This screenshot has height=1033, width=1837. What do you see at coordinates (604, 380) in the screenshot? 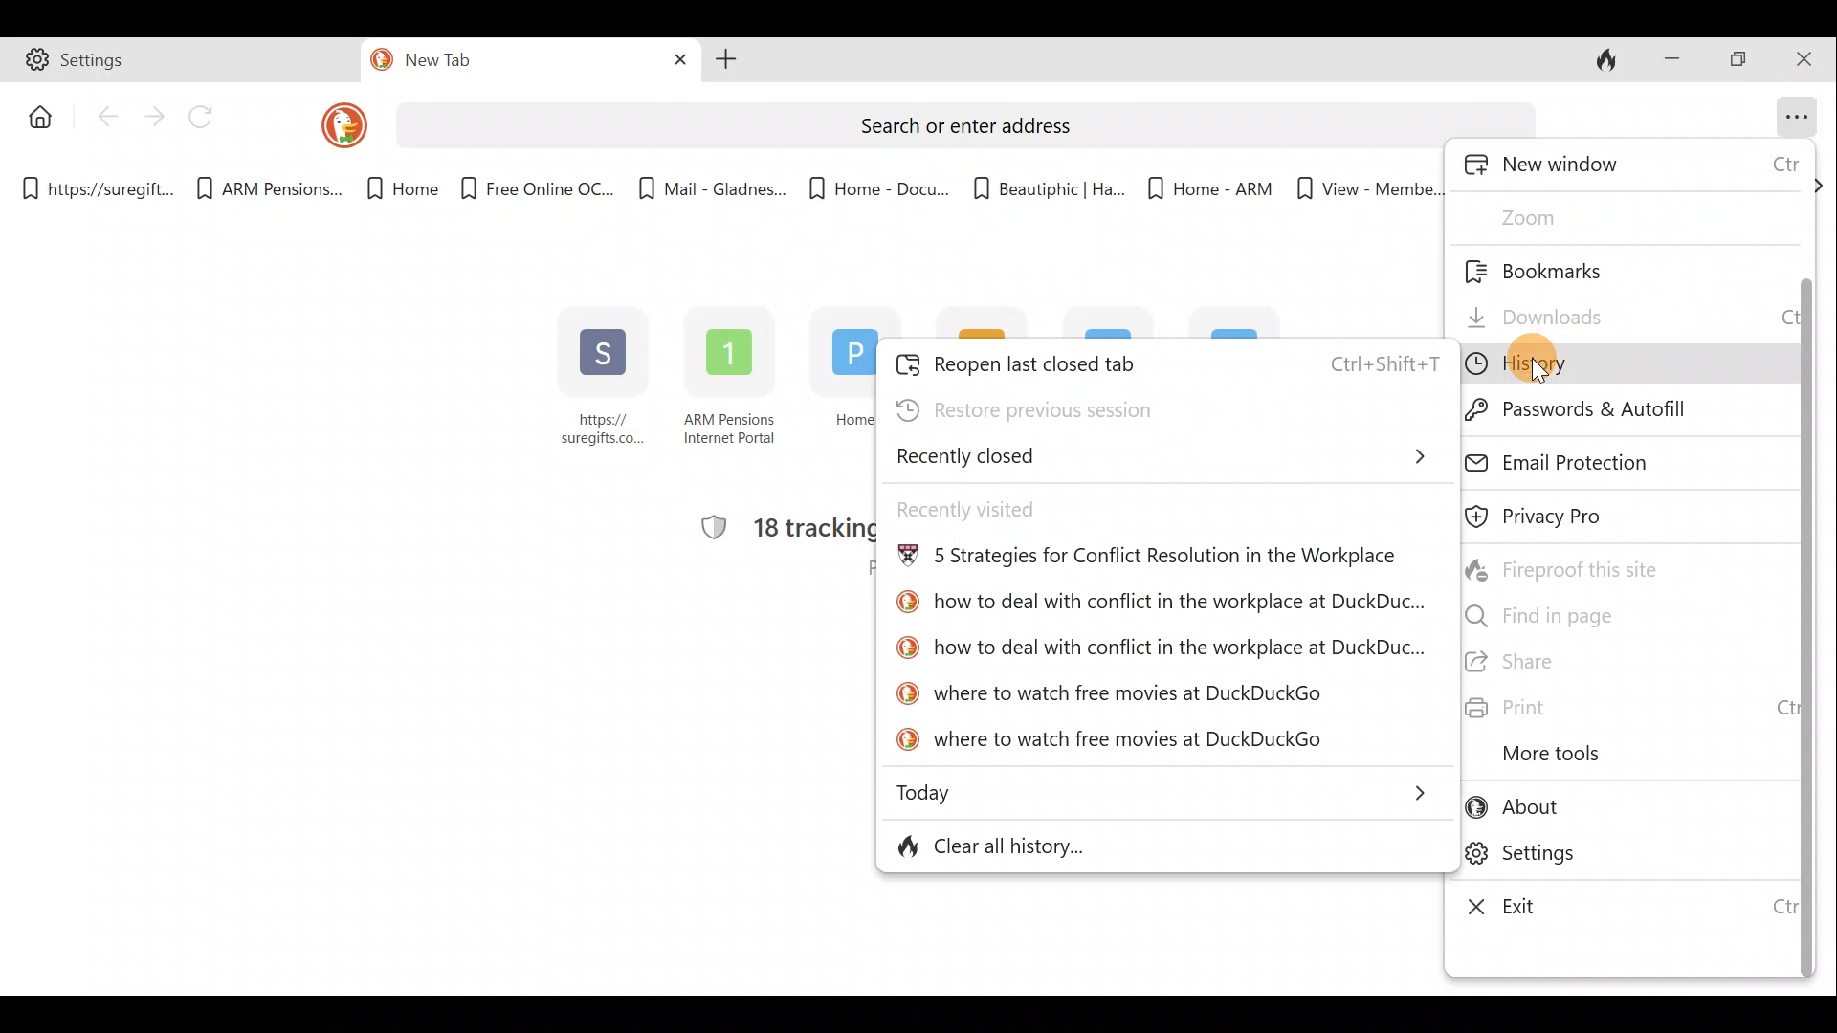
I see `https://
suregifts co...` at bounding box center [604, 380].